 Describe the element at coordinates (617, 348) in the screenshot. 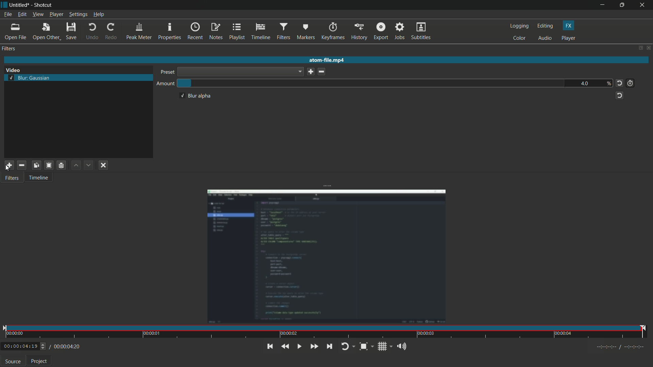

I see `Timecodes` at that location.